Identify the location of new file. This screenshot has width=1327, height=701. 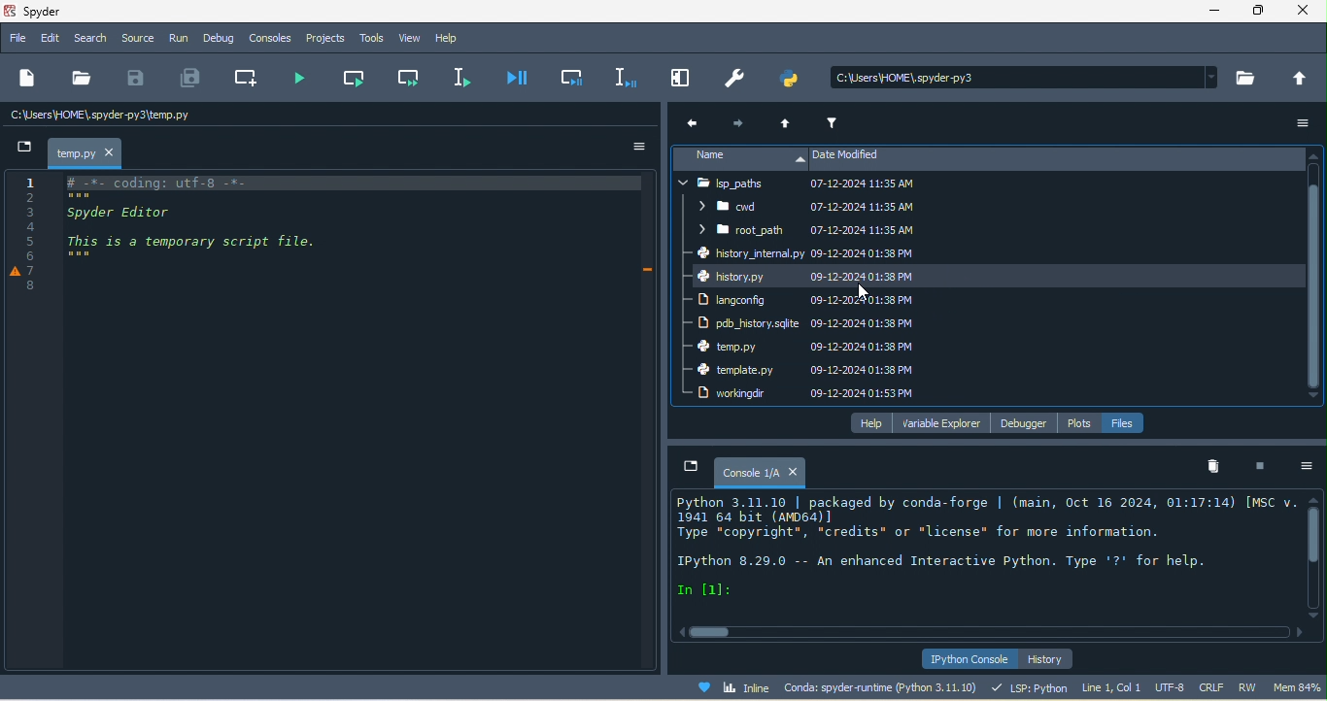
(24, 147).